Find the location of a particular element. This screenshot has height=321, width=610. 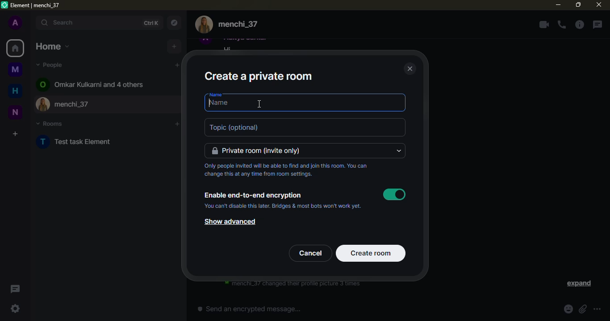

voice call is located at coordinates (562, 25).